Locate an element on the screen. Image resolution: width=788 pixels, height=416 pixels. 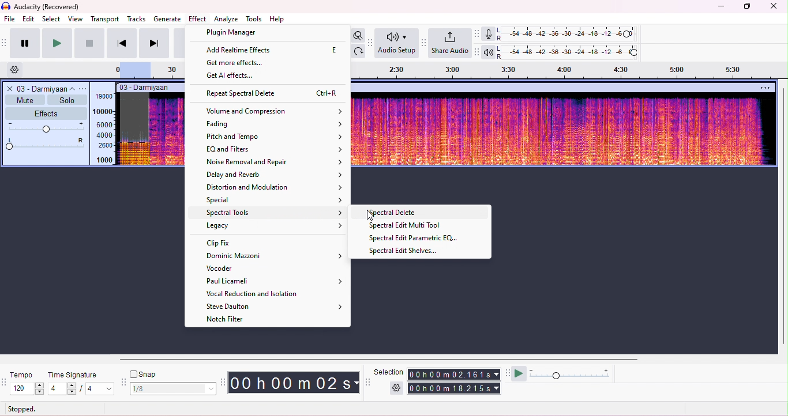
mute is located at coordinates (25, 99).